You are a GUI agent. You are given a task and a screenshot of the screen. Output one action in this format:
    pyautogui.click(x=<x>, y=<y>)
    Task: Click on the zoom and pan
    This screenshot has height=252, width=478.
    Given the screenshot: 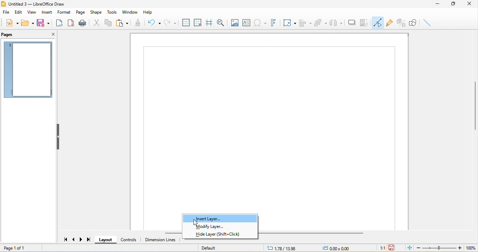 What is the action you would take?
    pyautogui.click(x=221, y=23)
    